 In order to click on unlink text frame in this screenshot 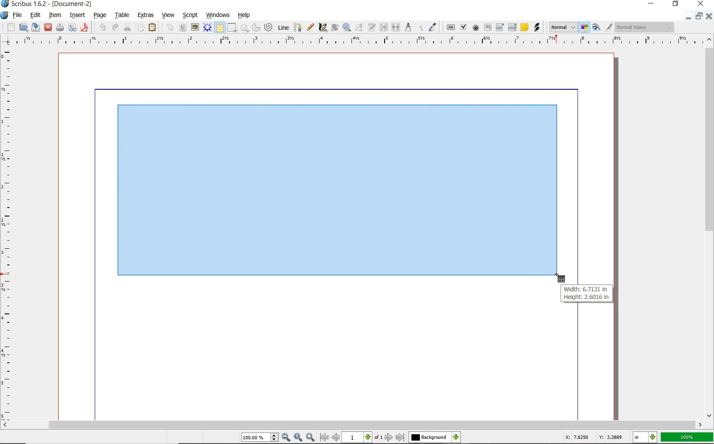, I will do `click(394, 28)`.